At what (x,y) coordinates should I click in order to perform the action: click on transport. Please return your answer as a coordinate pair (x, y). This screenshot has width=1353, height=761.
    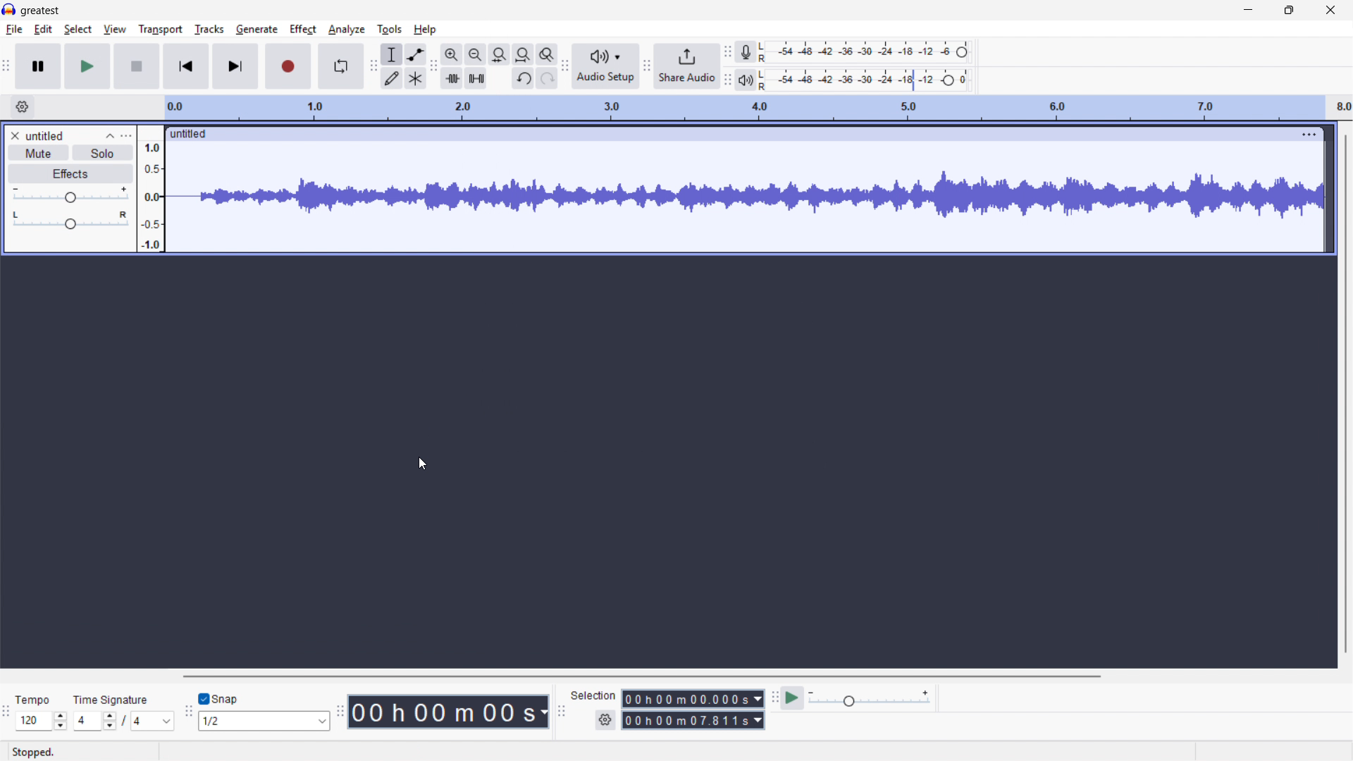
    Looking at the image, I should click on (161, 30).